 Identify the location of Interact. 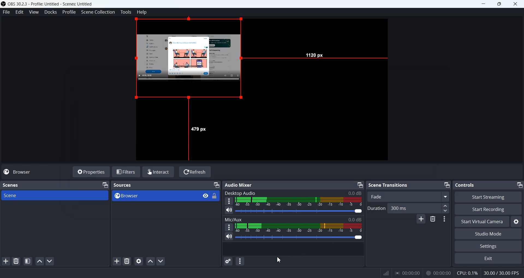
(159, 171).